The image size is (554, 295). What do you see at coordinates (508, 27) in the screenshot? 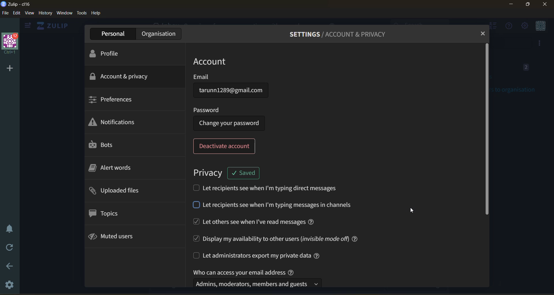
I see `help menu` at bounding box center [508, 27].